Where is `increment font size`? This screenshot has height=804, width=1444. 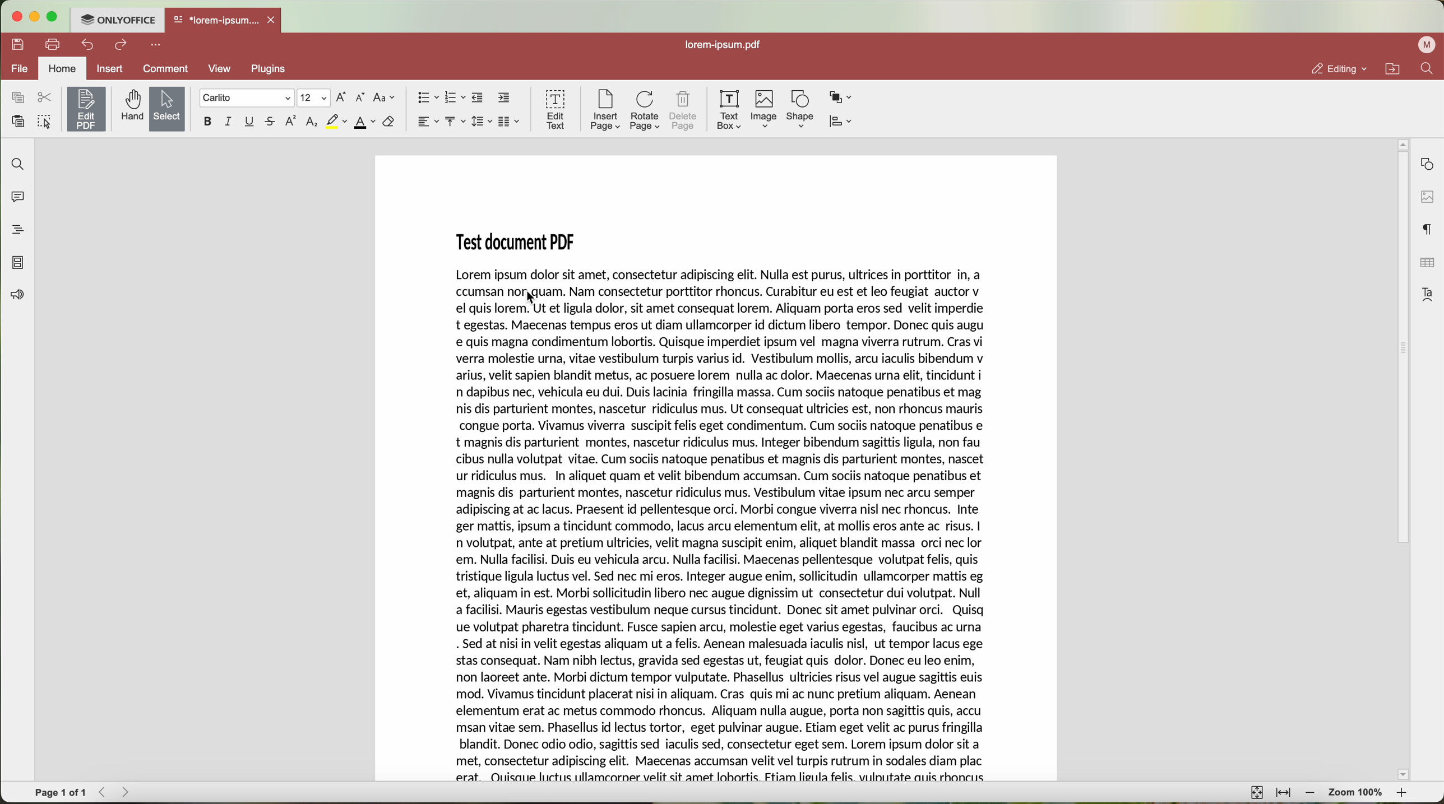
increment font size is located at coordinates (342, 97).